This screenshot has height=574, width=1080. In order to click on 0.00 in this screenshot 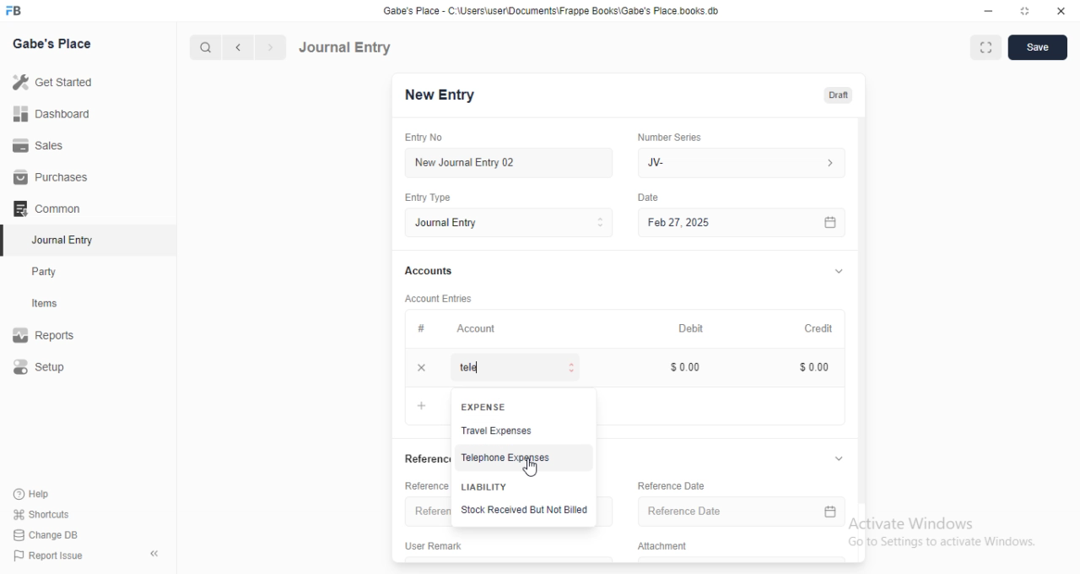, I will do `click(808, 368)`.